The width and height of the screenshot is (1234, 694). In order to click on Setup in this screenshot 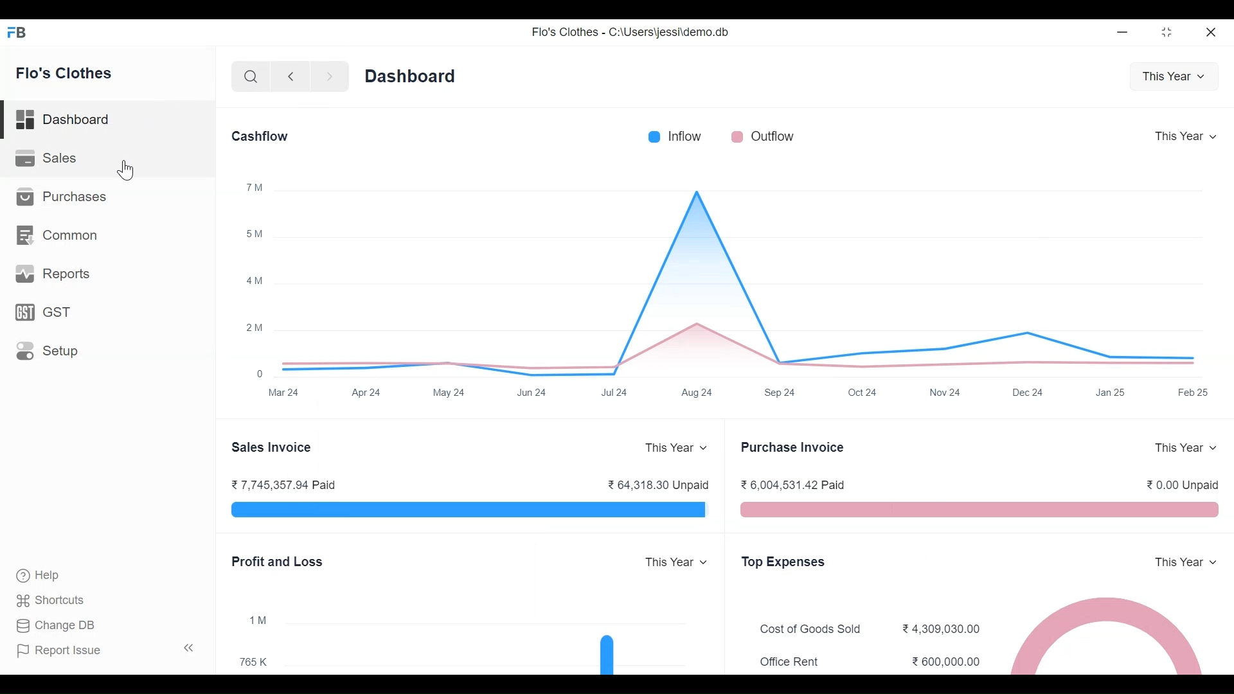, I will do `click(51, 350)`.